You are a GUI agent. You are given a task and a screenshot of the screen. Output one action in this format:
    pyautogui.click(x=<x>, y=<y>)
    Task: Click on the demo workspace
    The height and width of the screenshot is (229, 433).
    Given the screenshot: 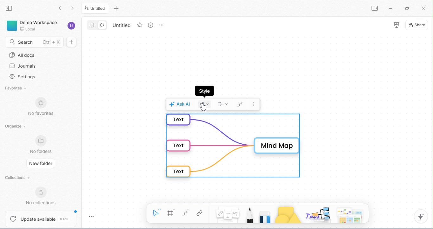 What is the action you would take?
    pyautogui.click(x=33, y=25)
    